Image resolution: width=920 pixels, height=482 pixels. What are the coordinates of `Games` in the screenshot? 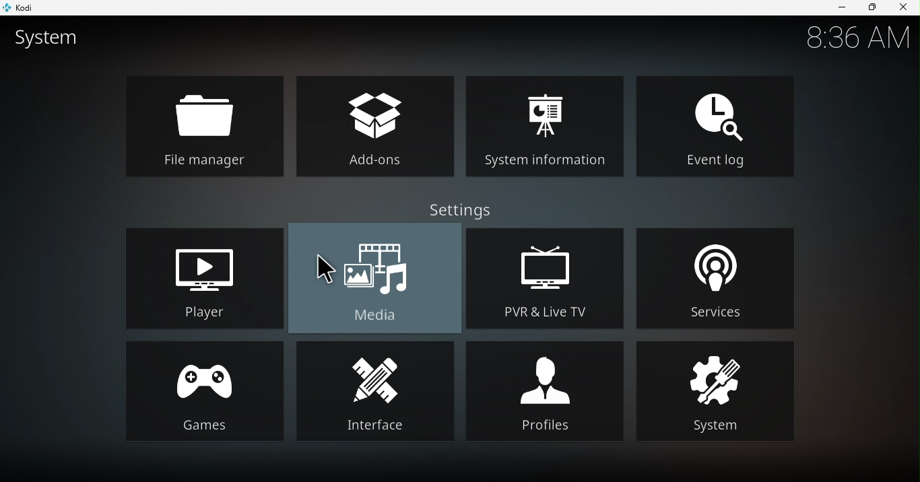 It's located at (201, 388).